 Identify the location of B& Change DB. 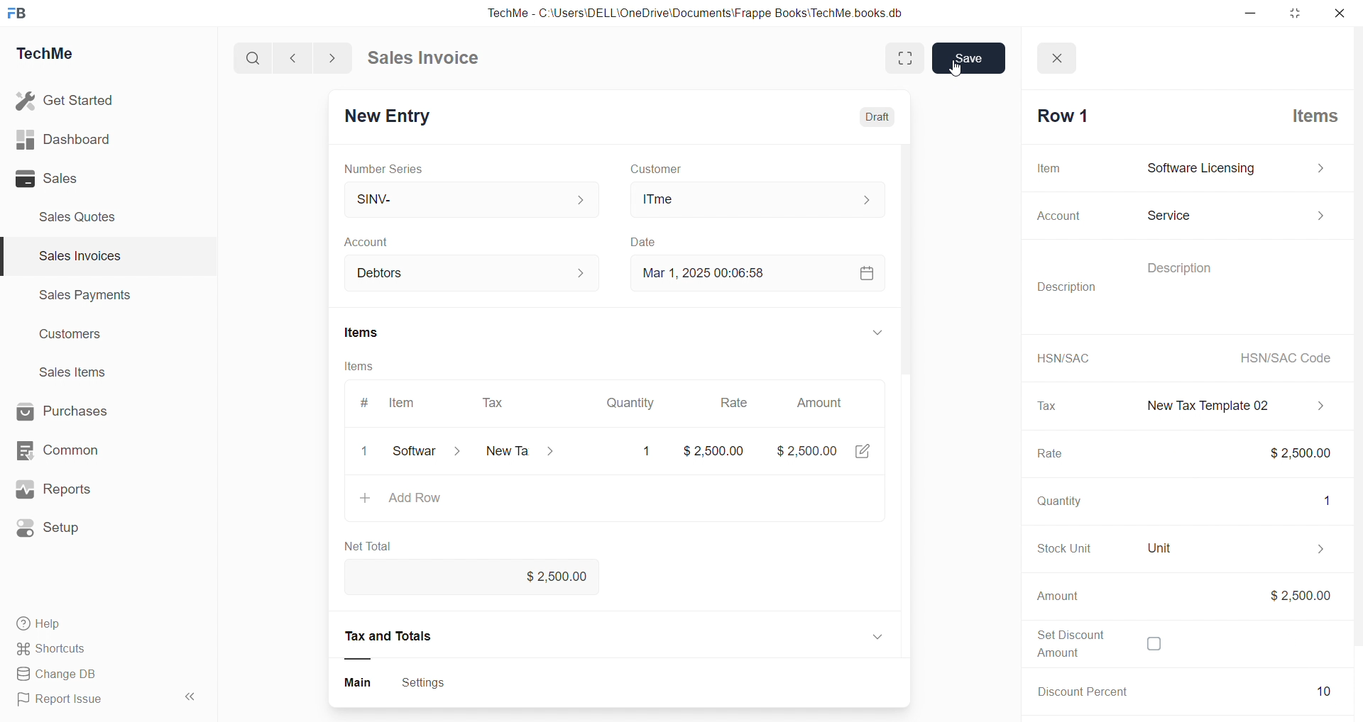
(62, 675).